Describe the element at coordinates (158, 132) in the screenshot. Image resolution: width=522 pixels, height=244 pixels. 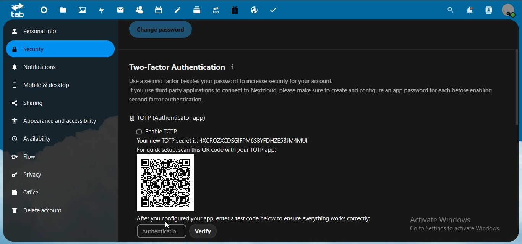
I see `enable TOTP` at that location.